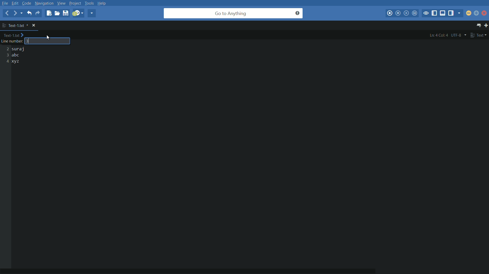  I want to click on redo, so click(37, 13).